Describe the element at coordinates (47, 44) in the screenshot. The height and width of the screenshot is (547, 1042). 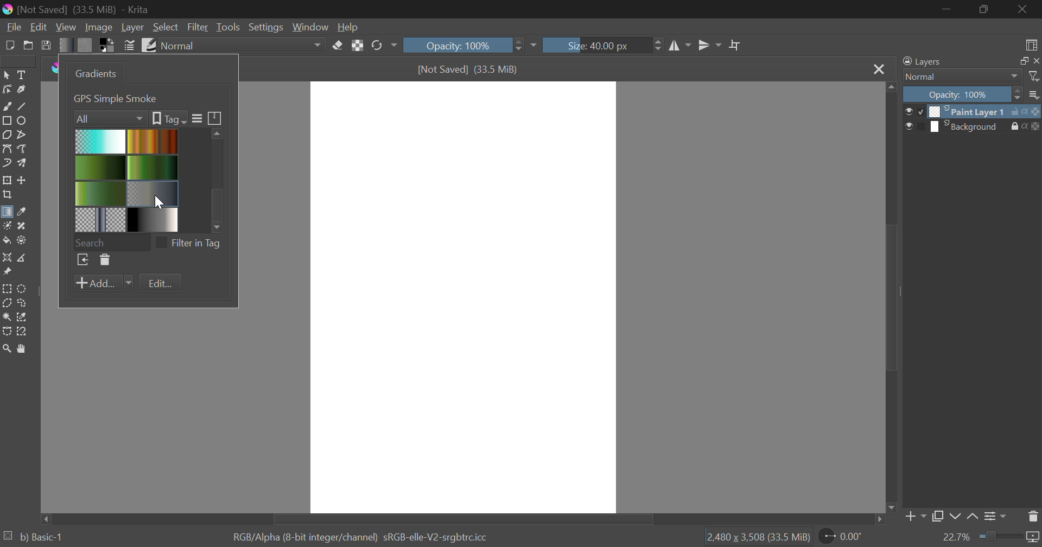
I see `Save` at that location.